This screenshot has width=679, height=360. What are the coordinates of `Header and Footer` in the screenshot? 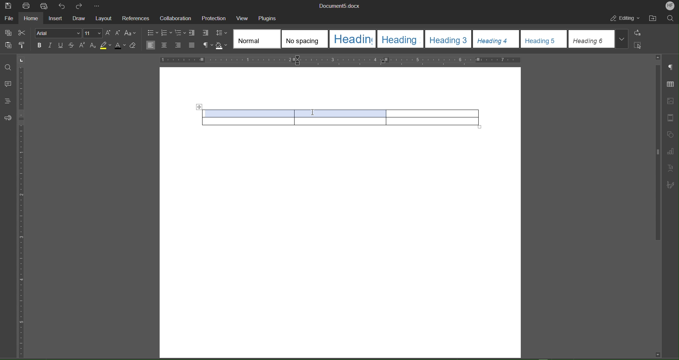 It's located at (671, 118).